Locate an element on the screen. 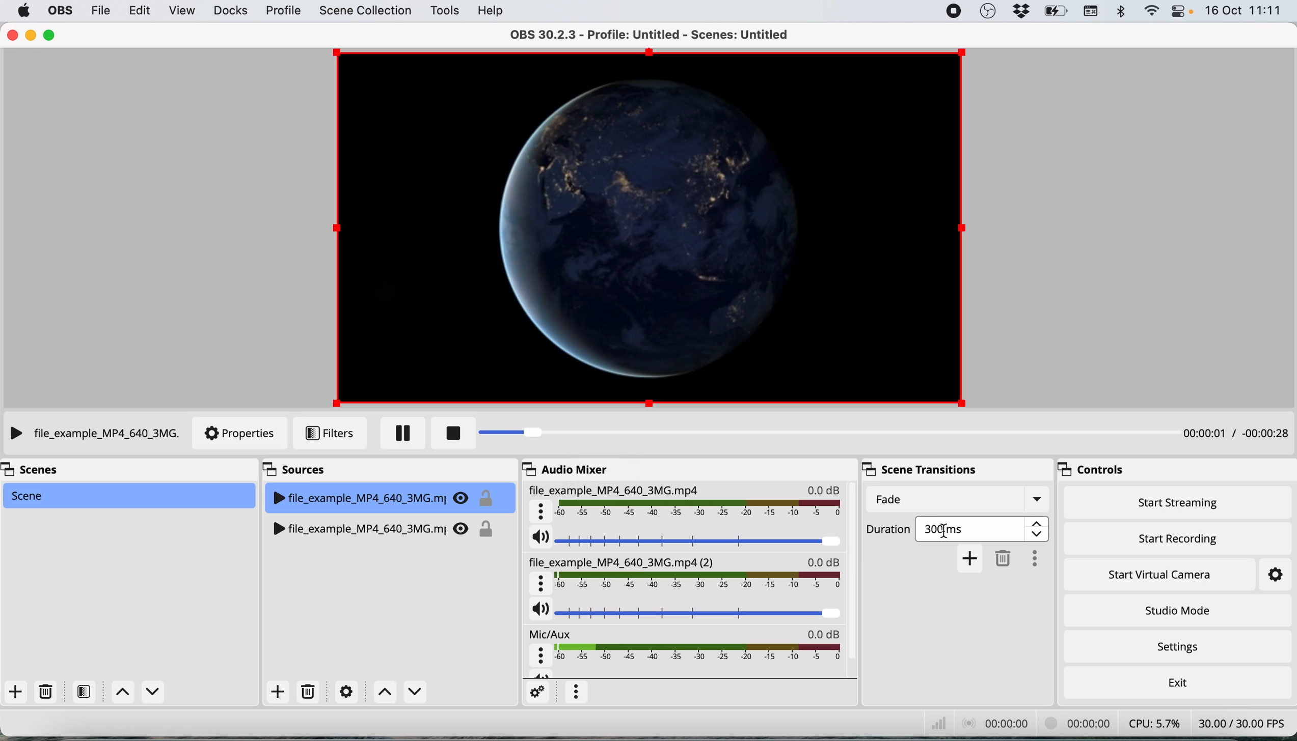 The height and width of the screenshot is (741, 1297). file is located at coordinates (99, 12).